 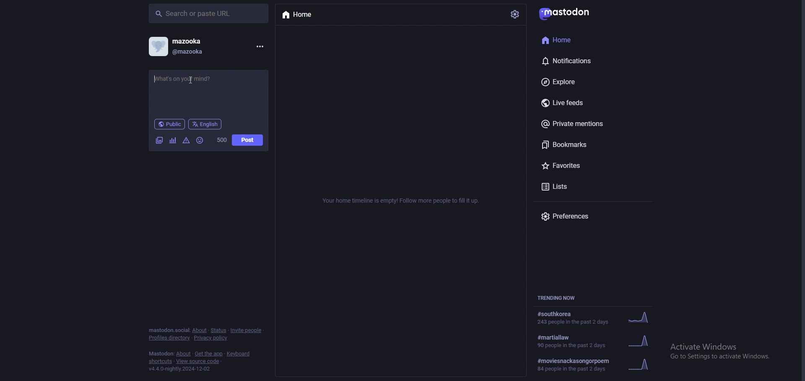 I want to click on preferences, so click(x=586, y=216).